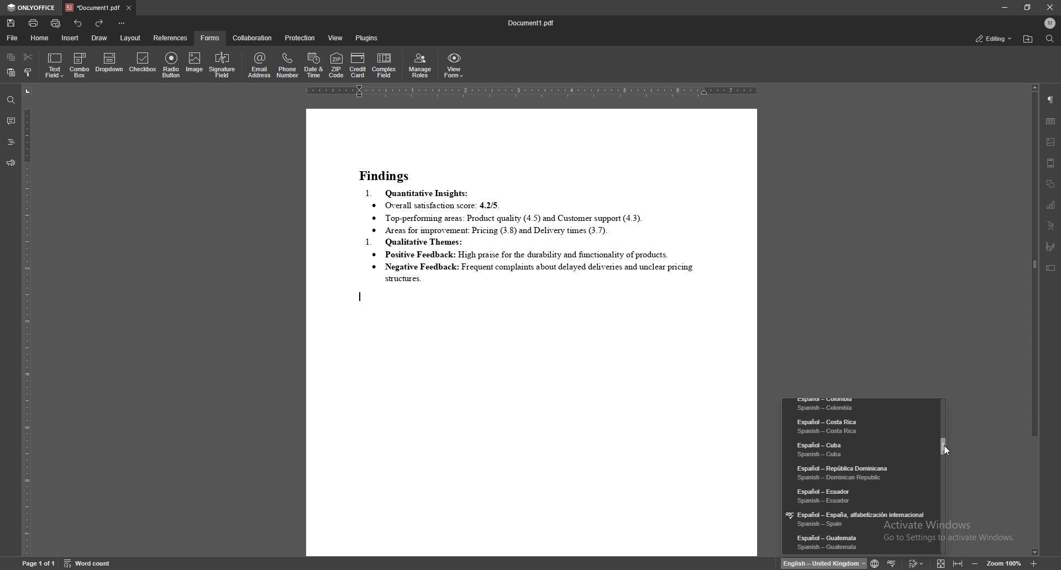 The width and height of the screenshot is (1061, 570). Describe the element at coordinates (1051, 184) in the screenshot. I see `shapes` at that location.